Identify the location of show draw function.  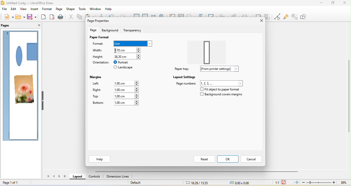
(306, 17).